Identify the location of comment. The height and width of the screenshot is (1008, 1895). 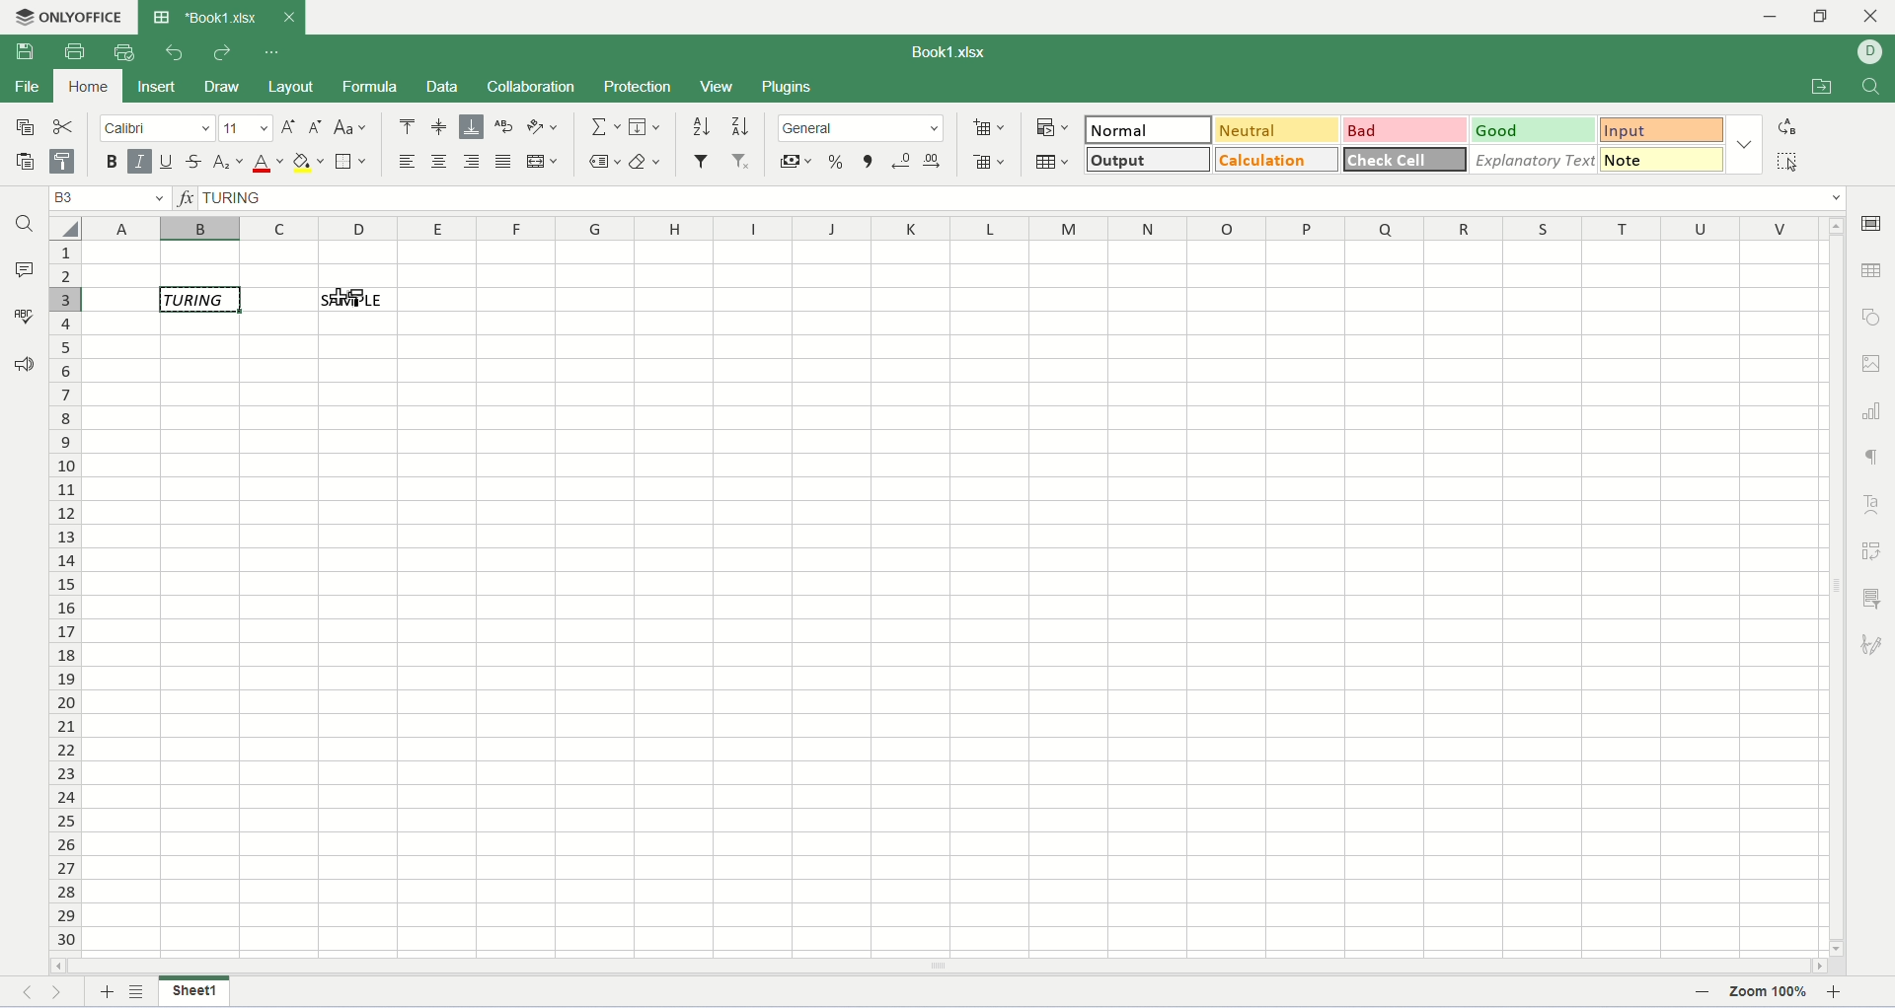
(23, 268).